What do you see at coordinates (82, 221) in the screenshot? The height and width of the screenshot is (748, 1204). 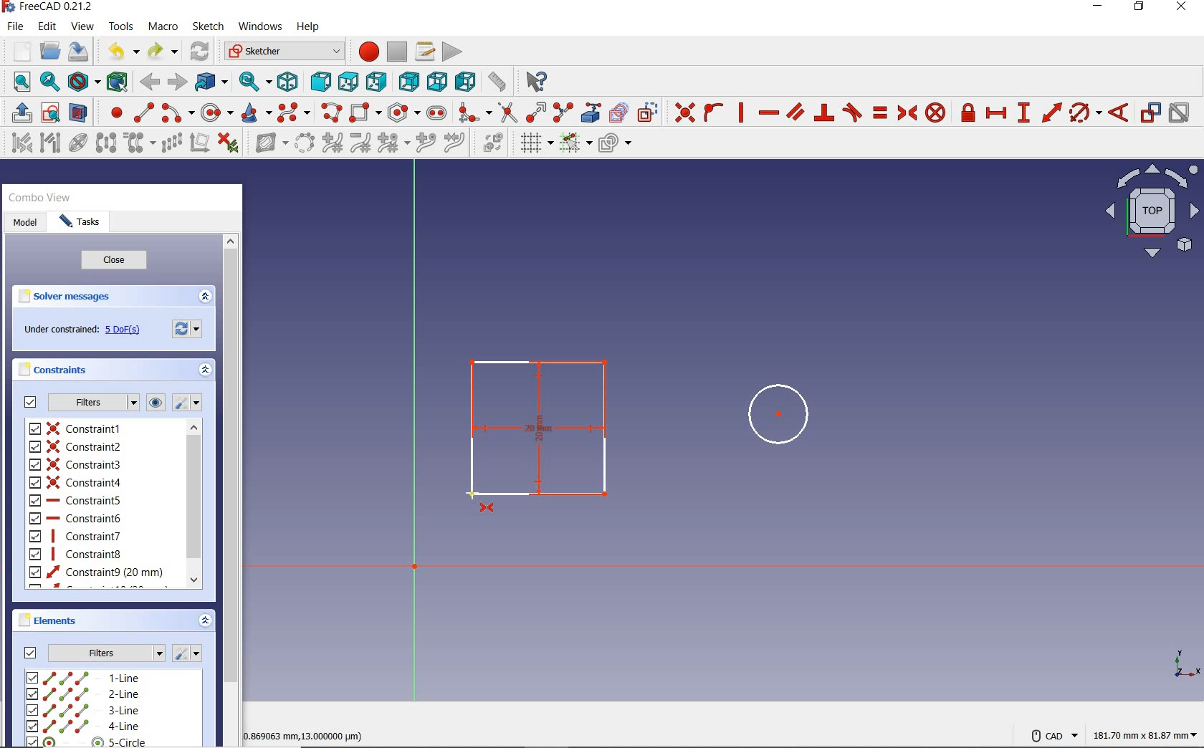 I see `tasks` at bounding box center [82, 221].